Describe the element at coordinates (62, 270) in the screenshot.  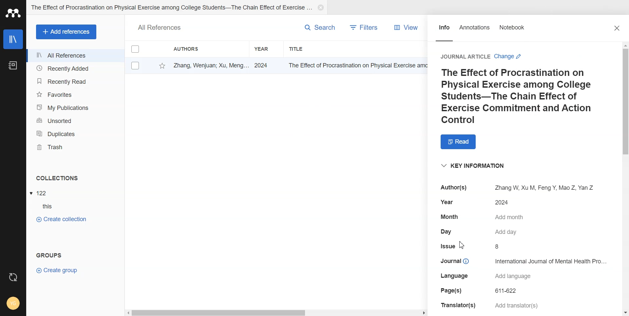
I see `Create Group` at that location.